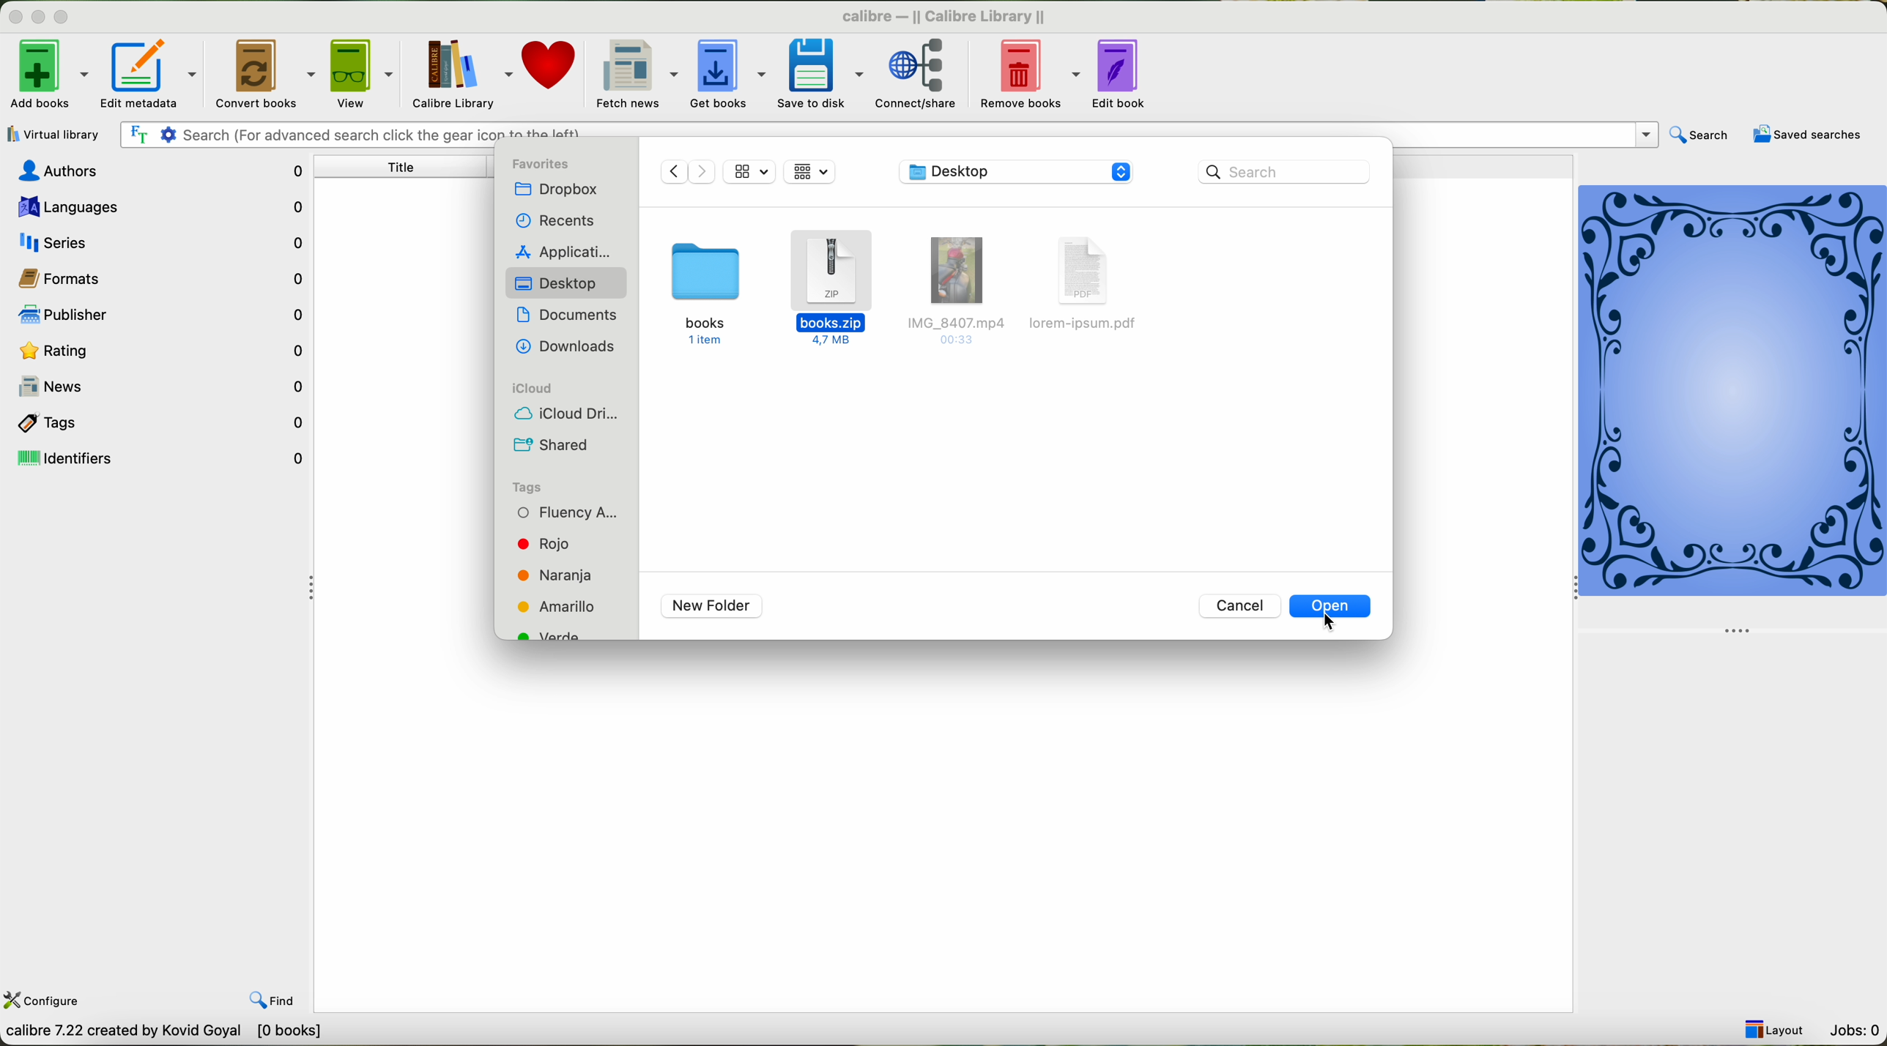 Image resolution: width=1887 pixels, height=1046 pixels. I want to click on convert books, so click(262, 75).